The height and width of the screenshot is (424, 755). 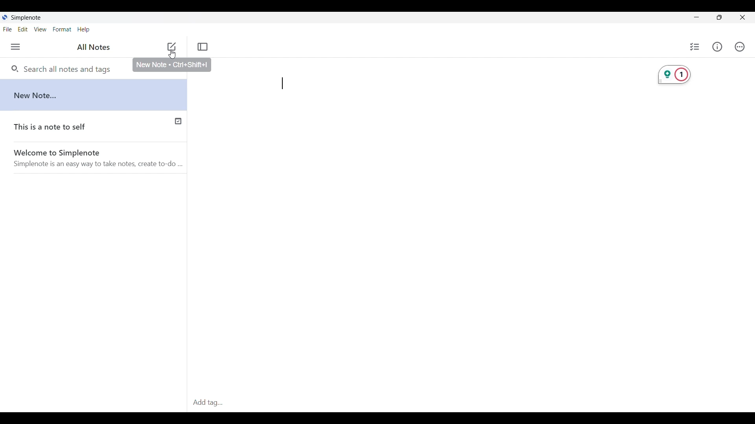 What do you see at coordinates (23, 29) in the screenshot?
I see `Edit menu` at bounding box center [23, 29].